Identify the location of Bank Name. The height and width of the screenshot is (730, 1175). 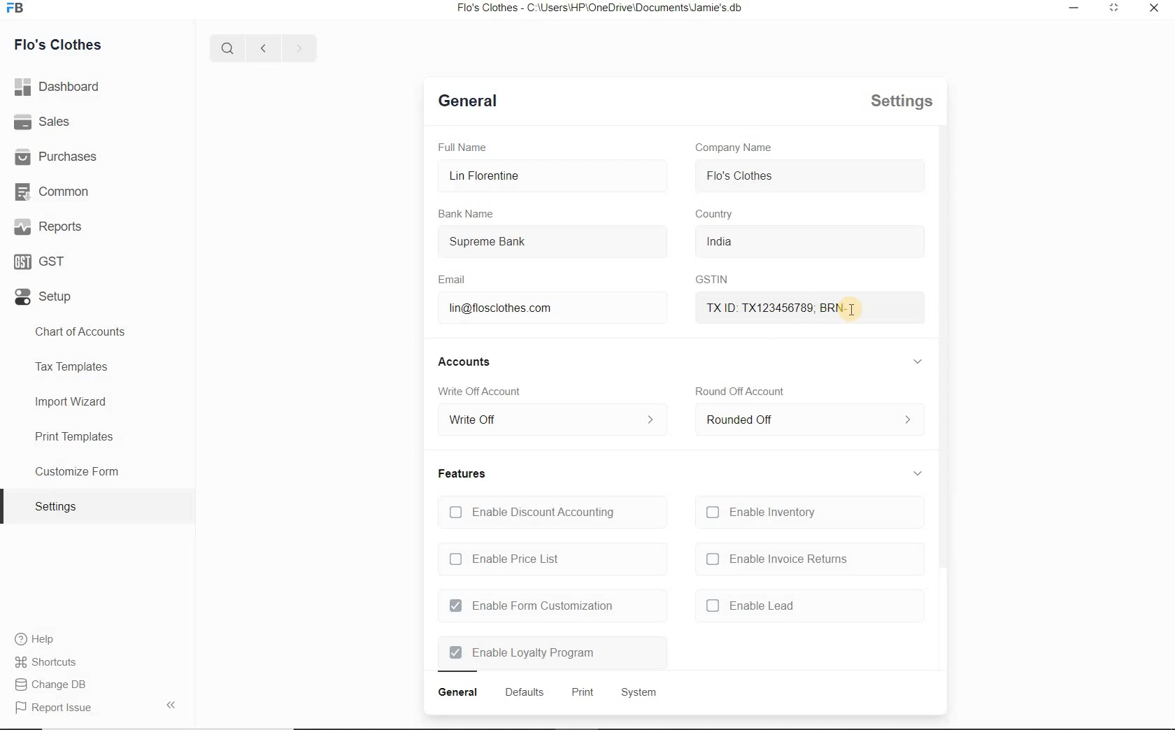
(468, 214).